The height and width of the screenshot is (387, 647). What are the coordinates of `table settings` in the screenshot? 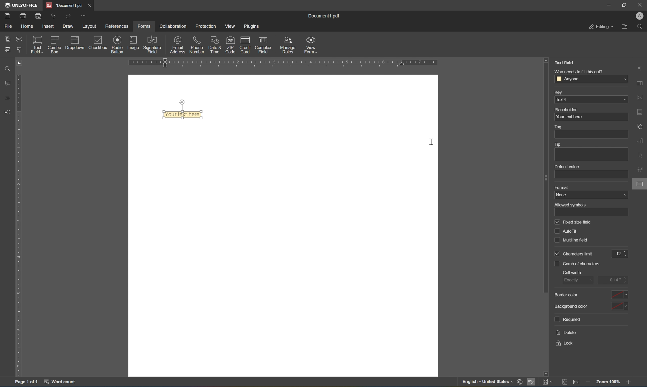 It's located at (640, 84).